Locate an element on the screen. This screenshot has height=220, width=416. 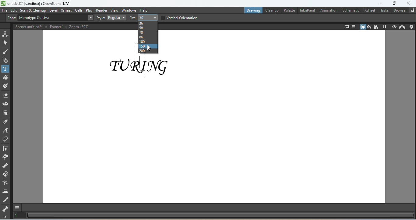
Text box is located at coordinates (51, 18).